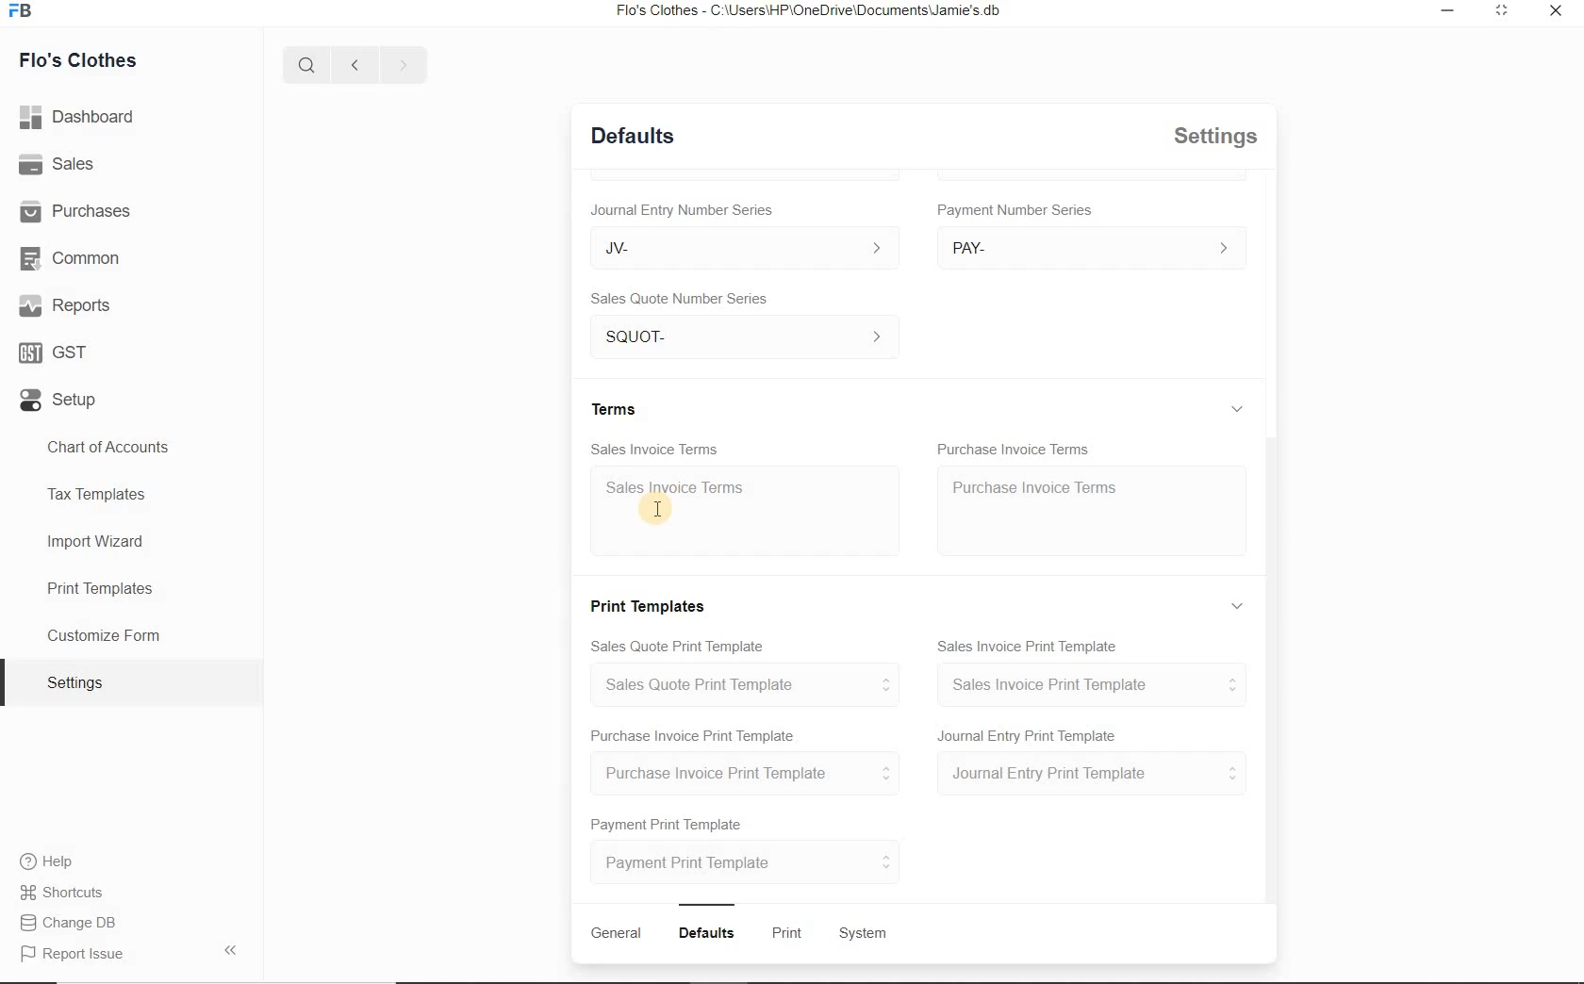 The width and height of the screenshot is (1584, 984). Describe the element at coordinates (865, 934) in the screenshot. I see `System` at that location.